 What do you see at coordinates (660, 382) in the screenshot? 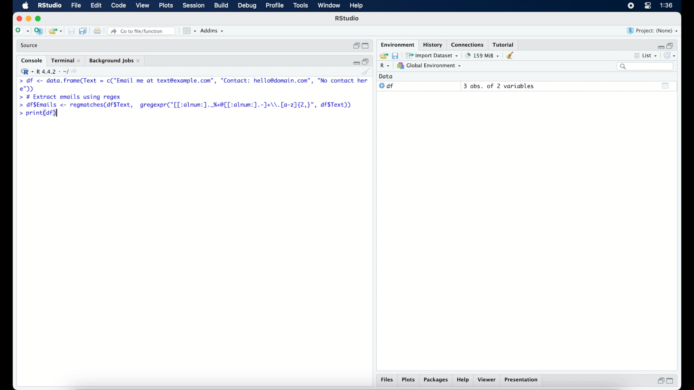
I see `restore down` at bounding box center [660, 382].